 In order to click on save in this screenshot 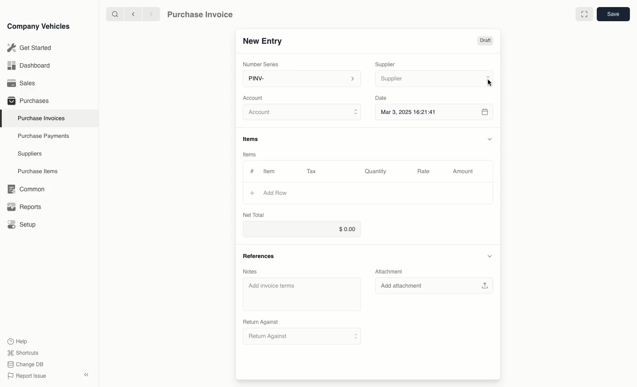, I will do `click(613, 14)`.